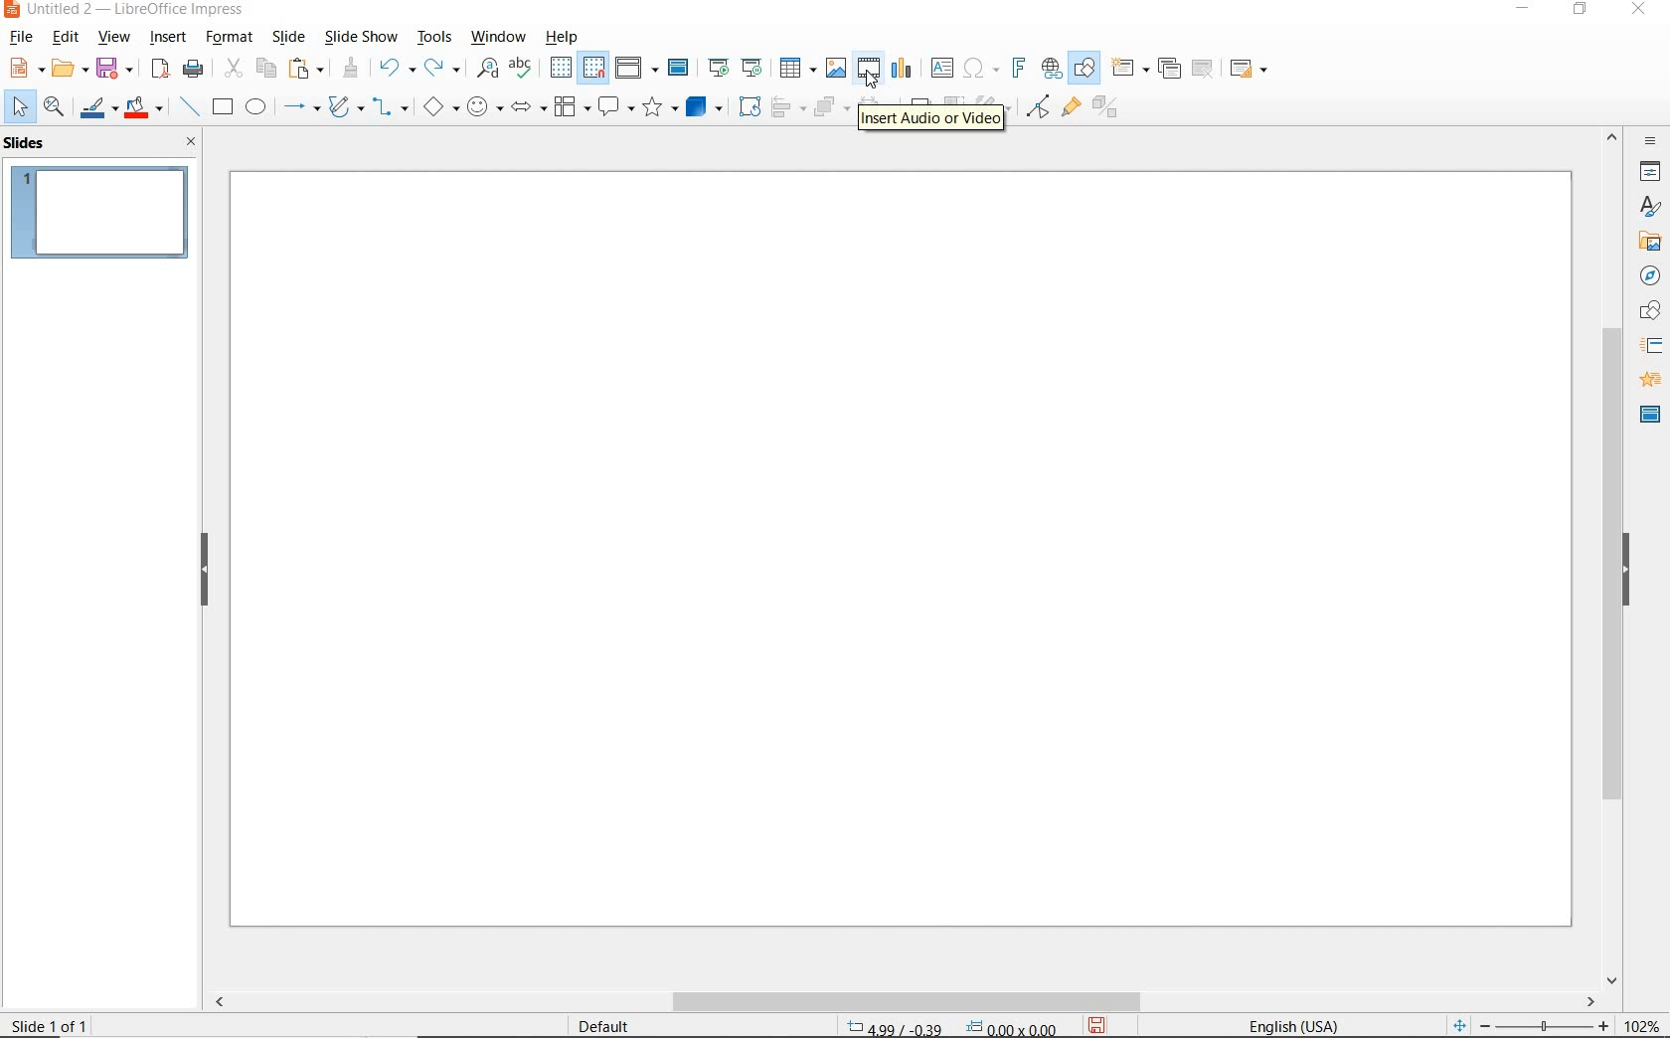 This screenshot has width=1670, height=1038. I want to click on INSERT, so click(165, 39).